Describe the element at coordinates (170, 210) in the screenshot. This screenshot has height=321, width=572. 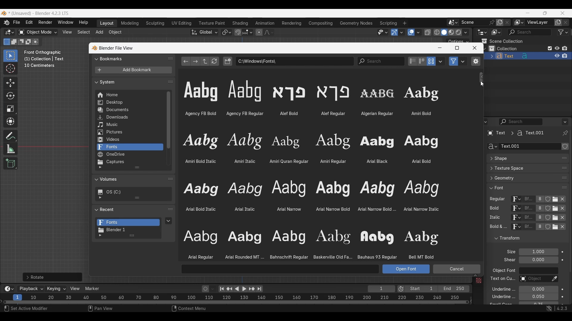
I see `Change order in list` at that location.